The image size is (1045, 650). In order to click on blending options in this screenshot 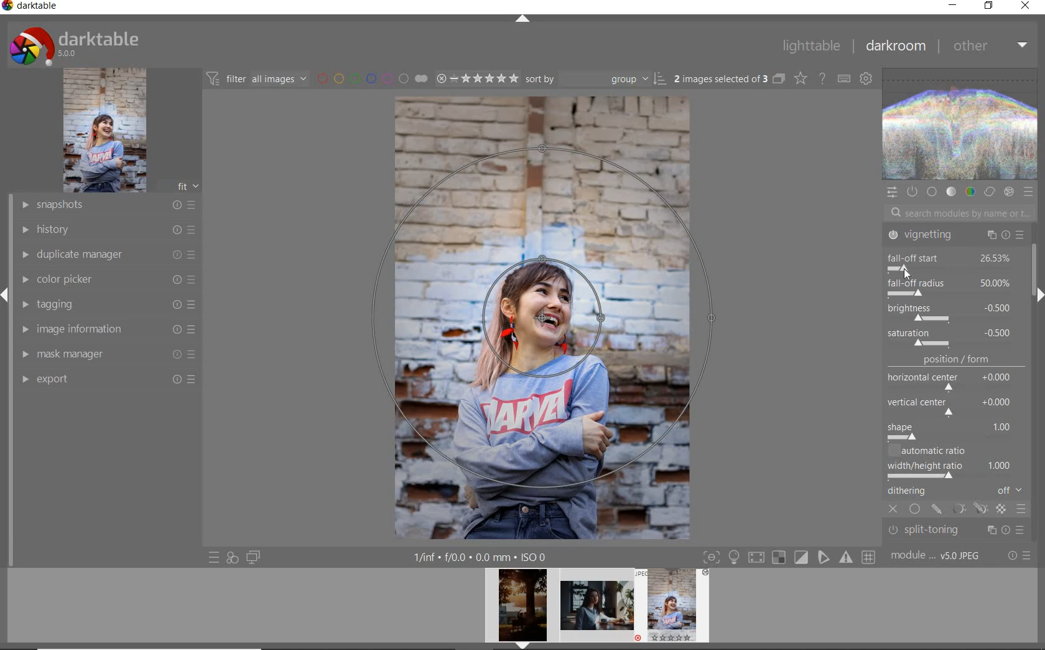, I will do `click(1021, 511)`.